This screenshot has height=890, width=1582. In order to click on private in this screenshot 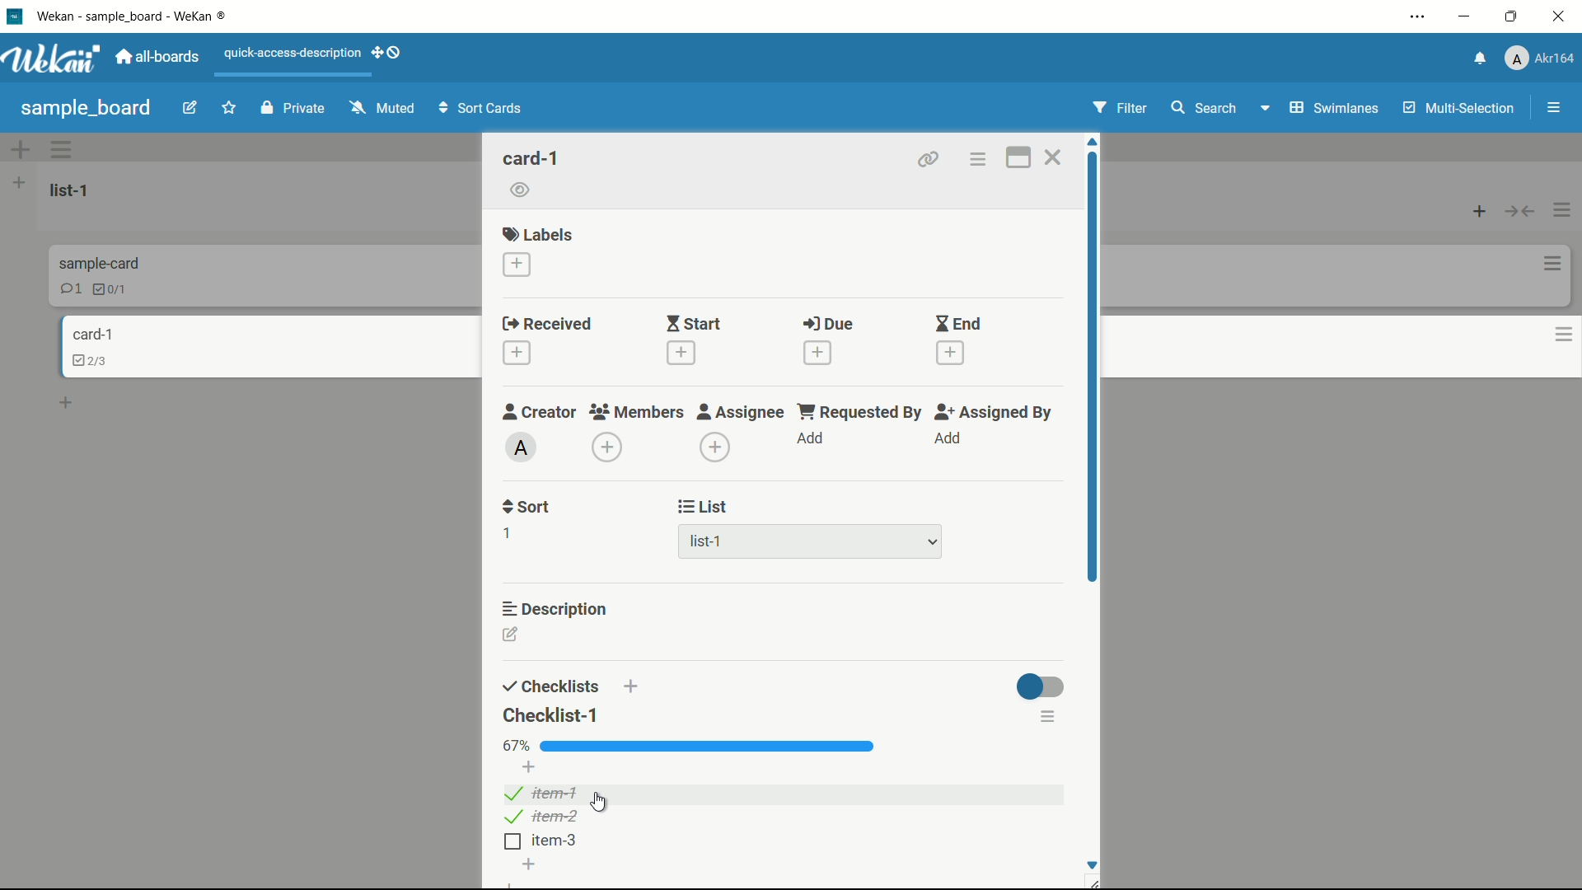, I will do `click(291, 107)`.